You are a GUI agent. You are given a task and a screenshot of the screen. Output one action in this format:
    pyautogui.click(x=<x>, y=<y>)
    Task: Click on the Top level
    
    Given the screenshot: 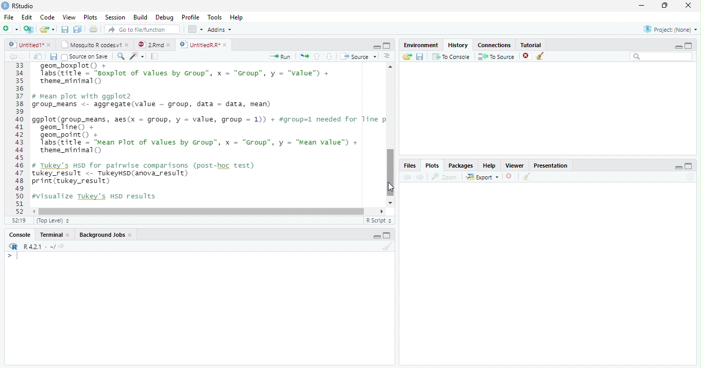 What is the action you would take?
    pyautogui.click(x=54, y=221)
    